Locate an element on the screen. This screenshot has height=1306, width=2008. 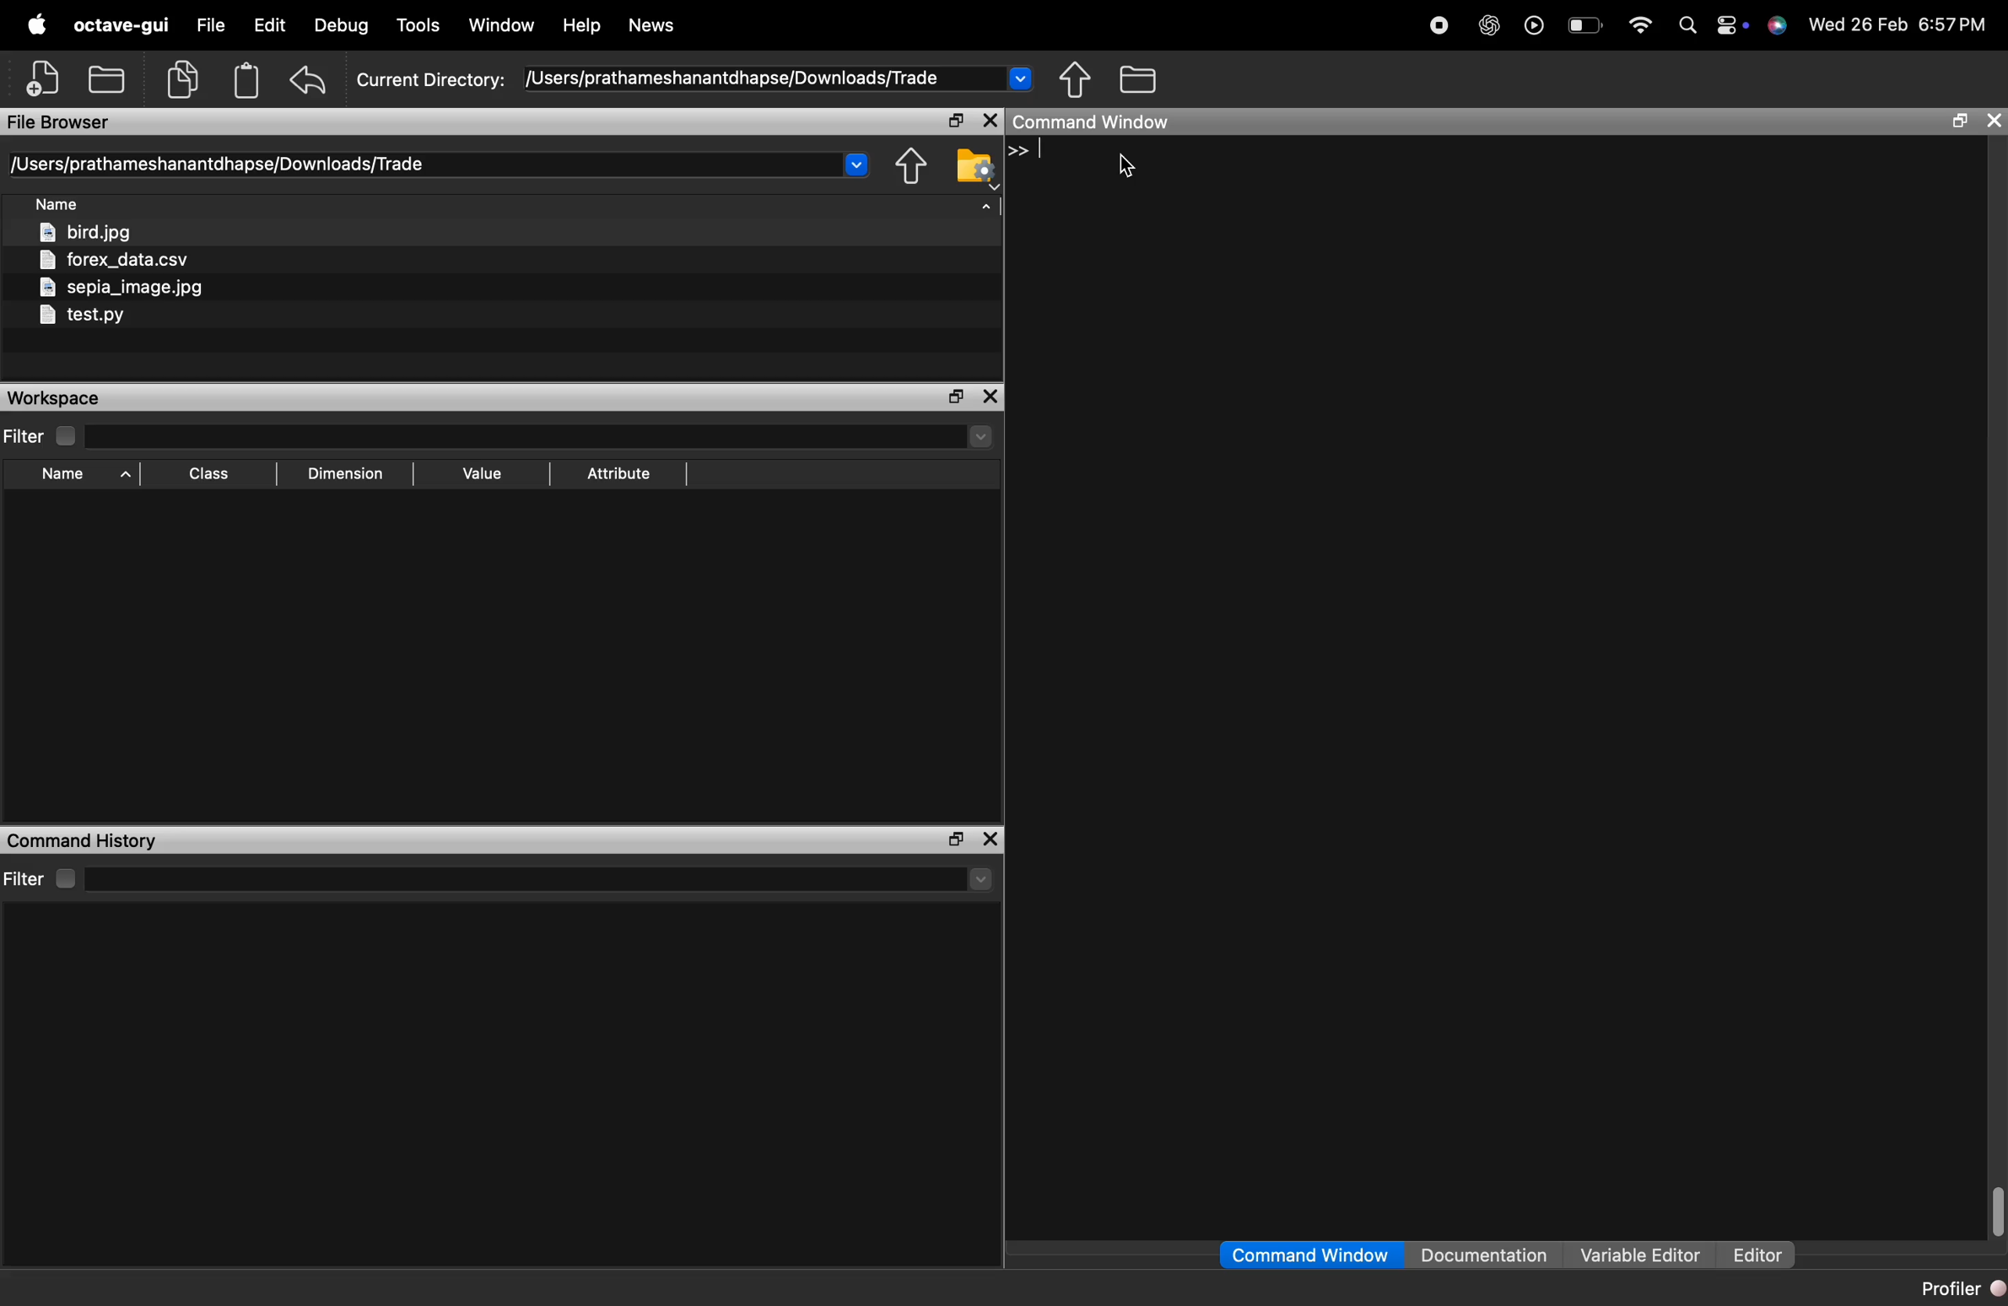
wifi is located at coordinates (1645, 26).